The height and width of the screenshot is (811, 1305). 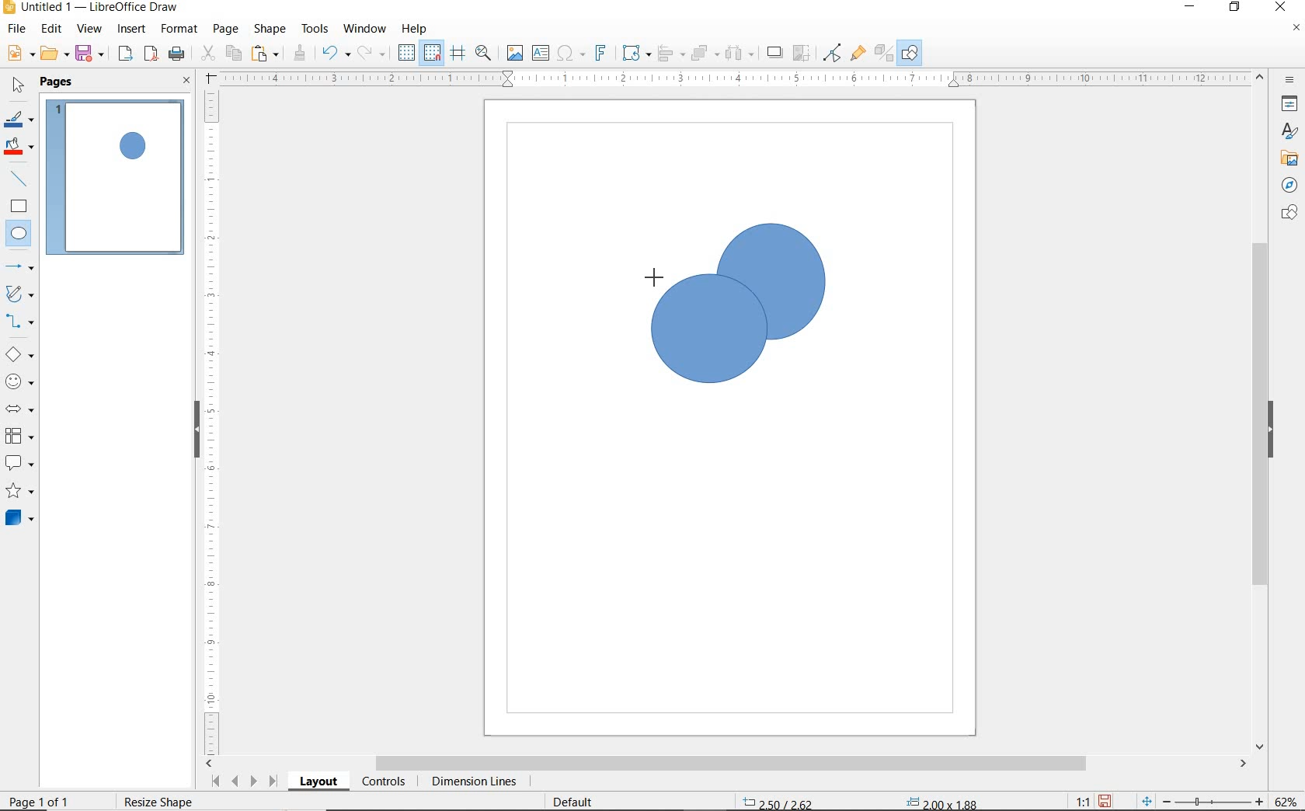 I want to click on FILE NAME, so click(x=90, y=9).